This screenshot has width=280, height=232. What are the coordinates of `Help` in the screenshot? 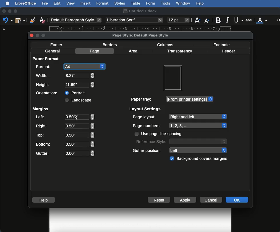 It's located at (45, 200).